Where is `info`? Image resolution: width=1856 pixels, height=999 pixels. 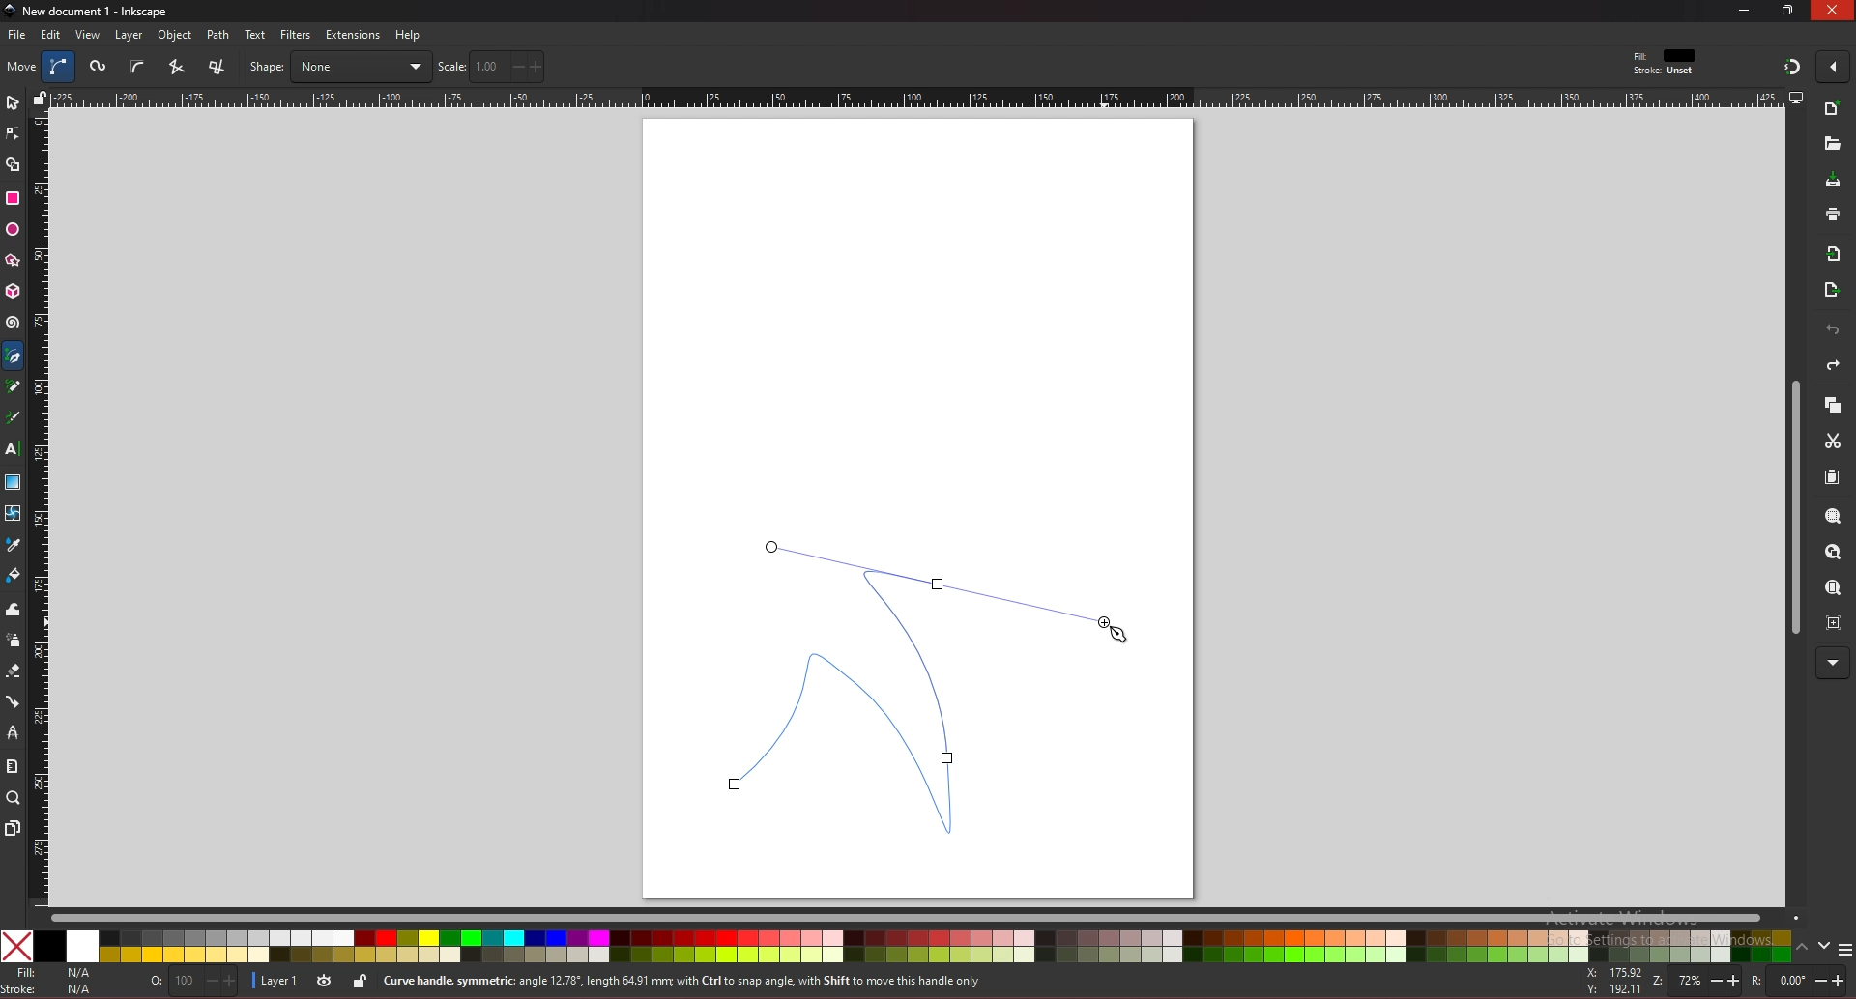 info is located at coordinates (724, 982).